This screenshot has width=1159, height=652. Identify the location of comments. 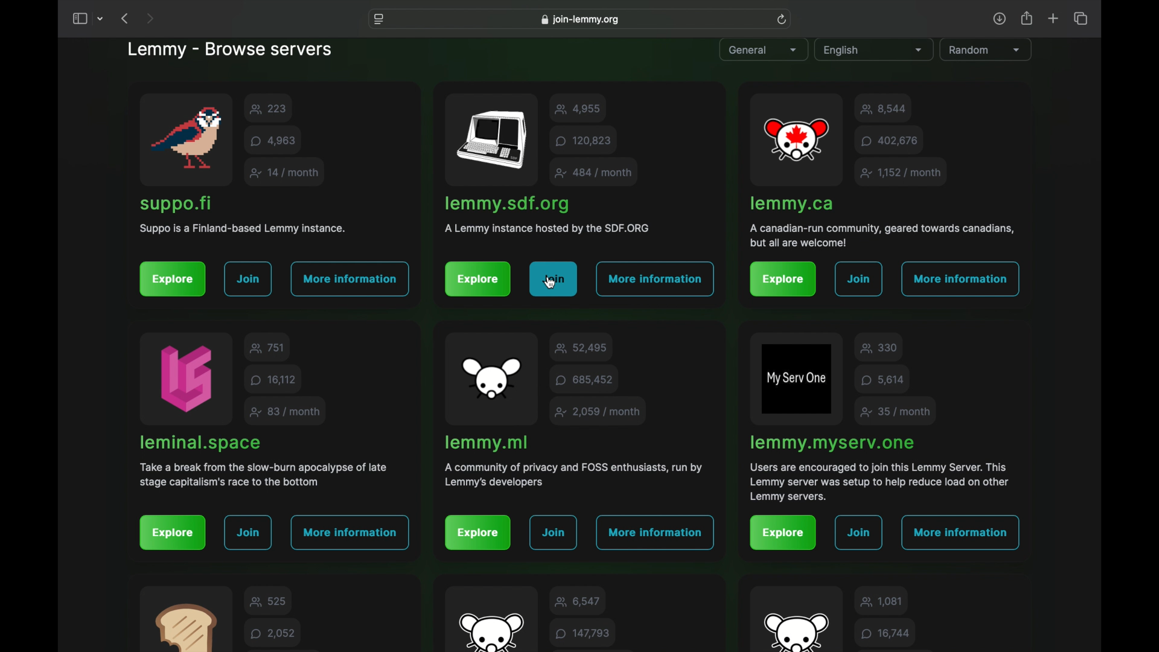
(583, 140).